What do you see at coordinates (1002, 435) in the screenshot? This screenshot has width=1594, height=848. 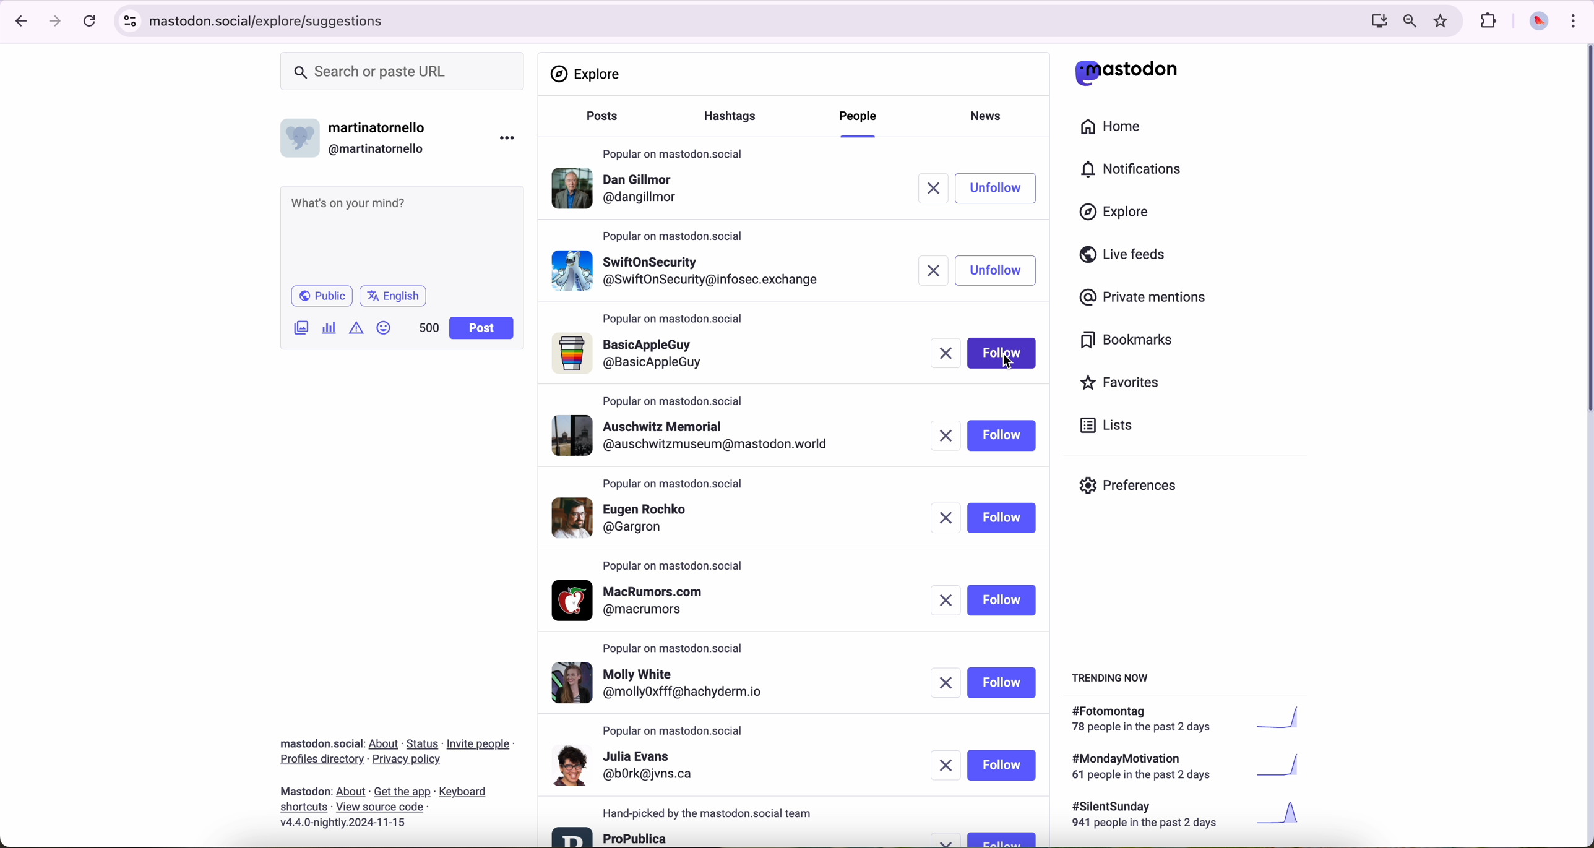 I see `follow button` at bounding box center [1002, 435].